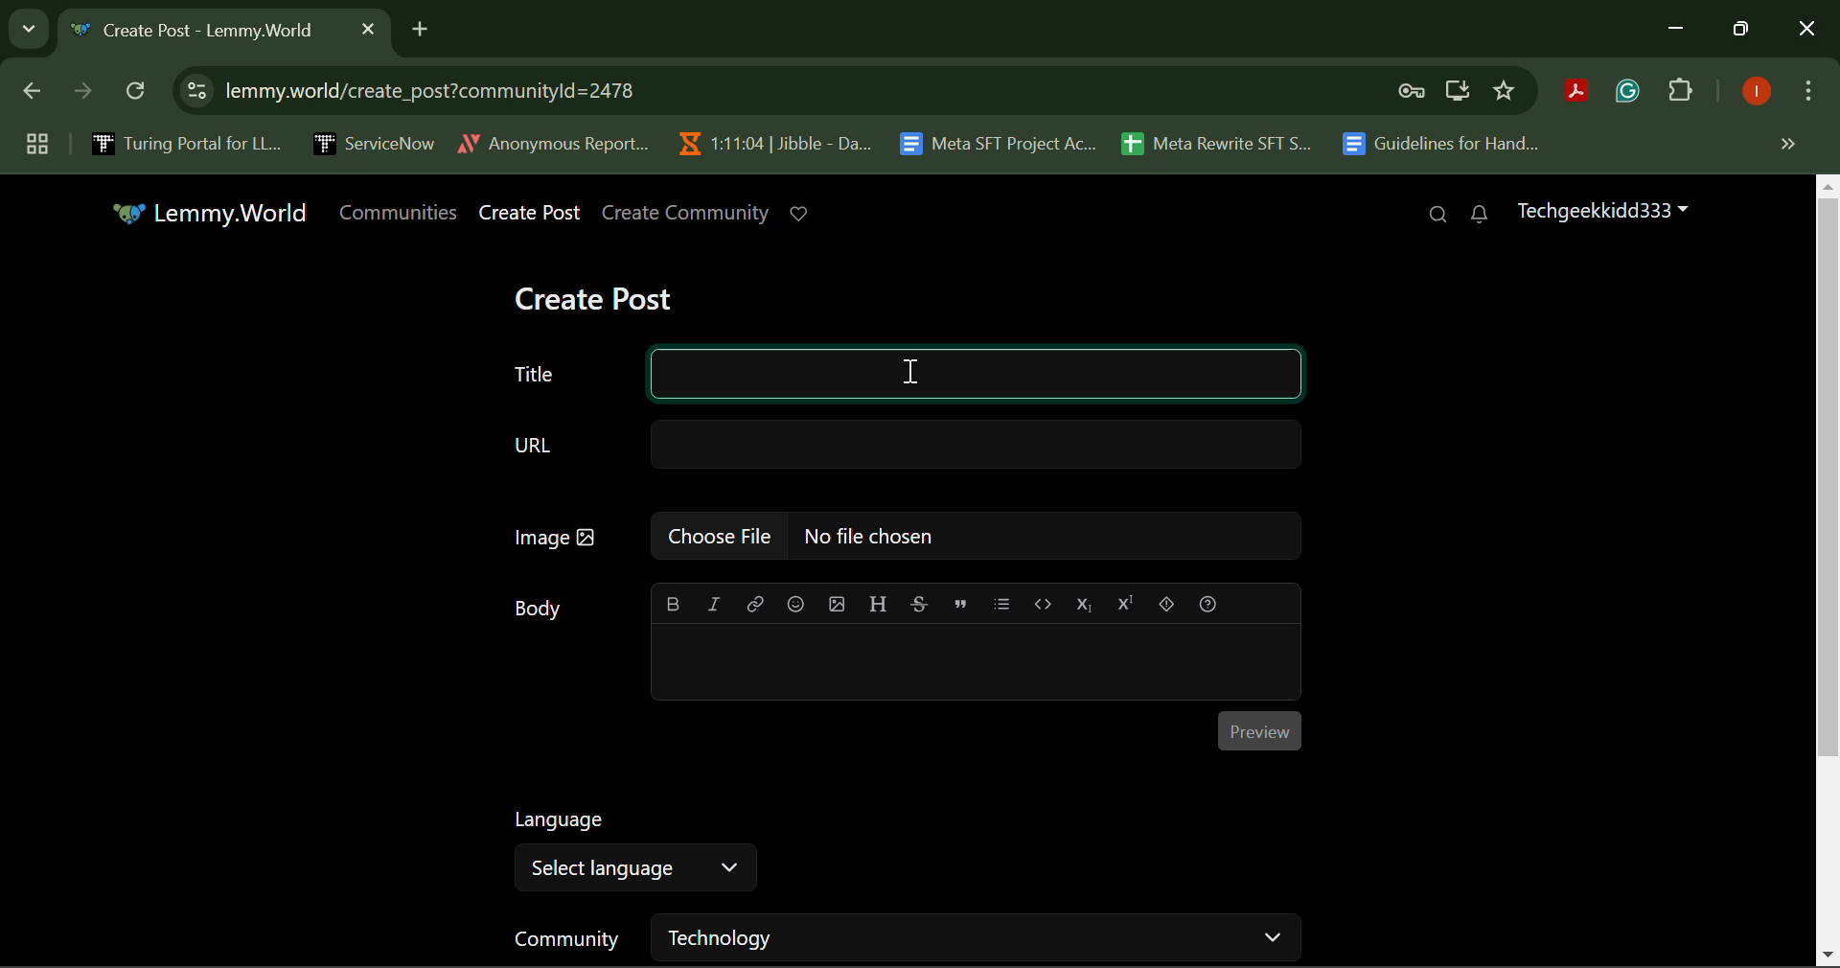 Image resolution: width=1840 pixels, height=968 pixels. I want to click on strikethrough, so click(921, 603).